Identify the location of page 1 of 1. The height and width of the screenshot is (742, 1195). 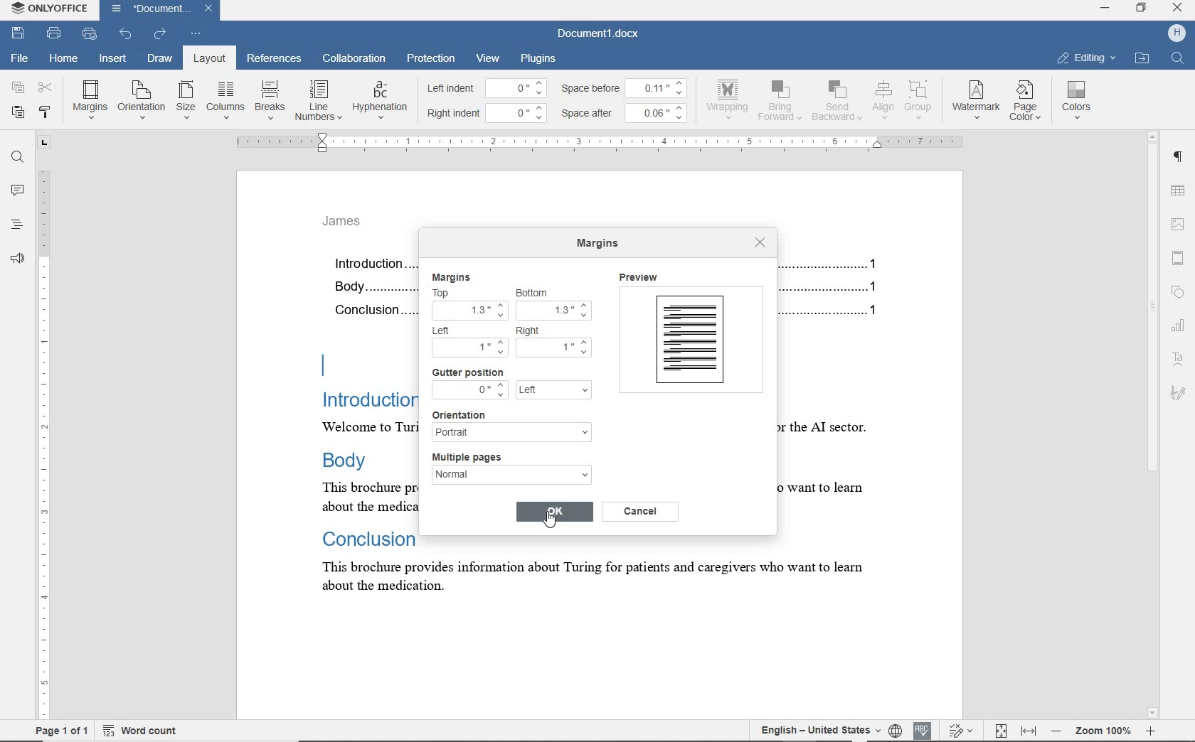
(62, 730).